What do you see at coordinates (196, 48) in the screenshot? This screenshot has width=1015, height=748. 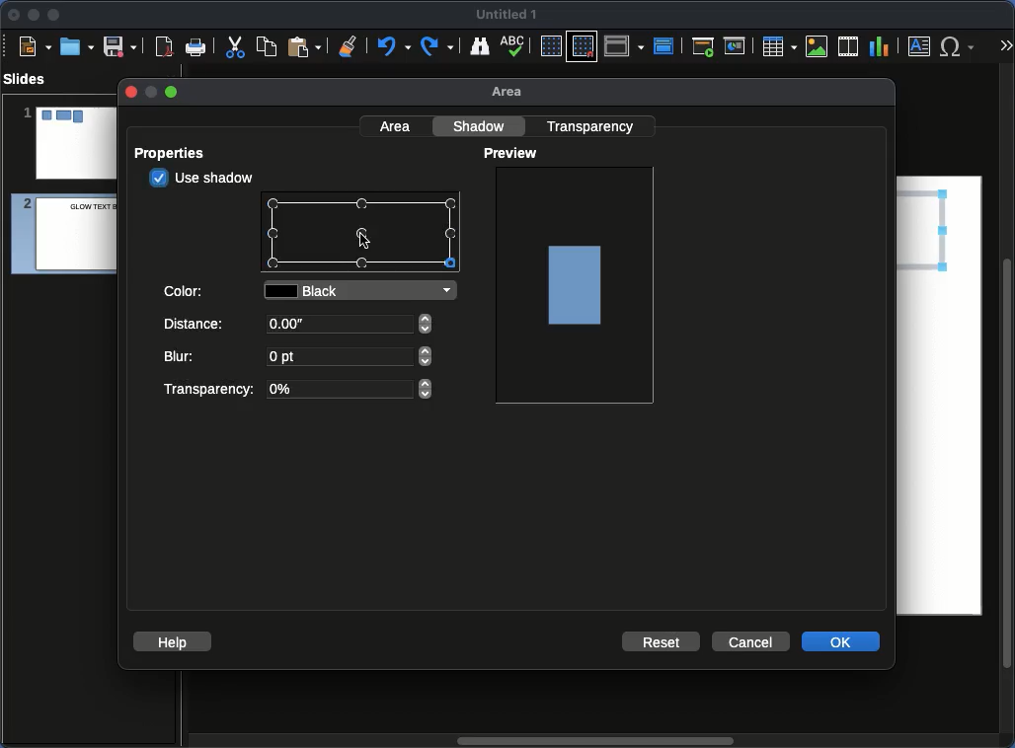 I see `Print` at bounding box center [196, 48].